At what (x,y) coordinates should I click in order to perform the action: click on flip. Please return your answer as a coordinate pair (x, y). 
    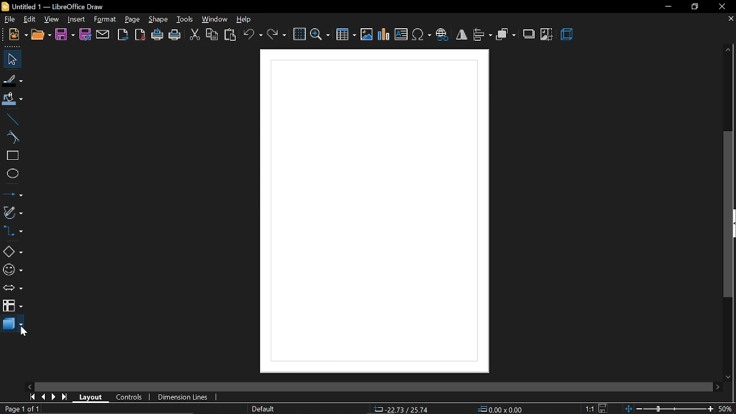
    Looking at the image, I should click on (462, 34).